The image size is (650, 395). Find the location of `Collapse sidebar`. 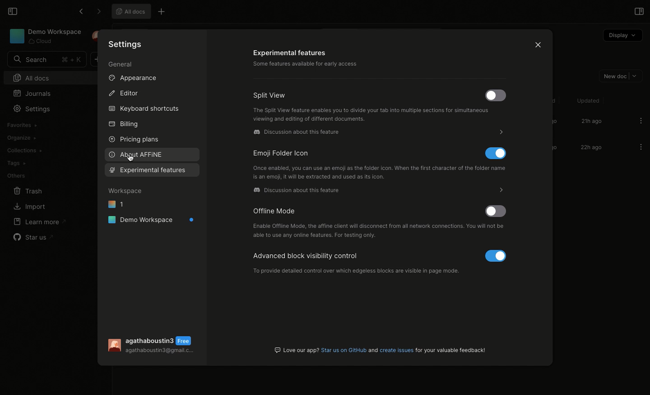

Collapse sidebar is located at coordinates (12, 10).